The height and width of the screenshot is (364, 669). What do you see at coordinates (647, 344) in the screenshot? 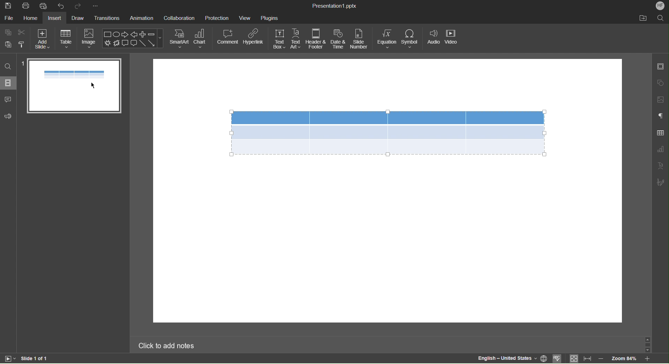
I see `scroll bar` at bounding box center [647, 344].